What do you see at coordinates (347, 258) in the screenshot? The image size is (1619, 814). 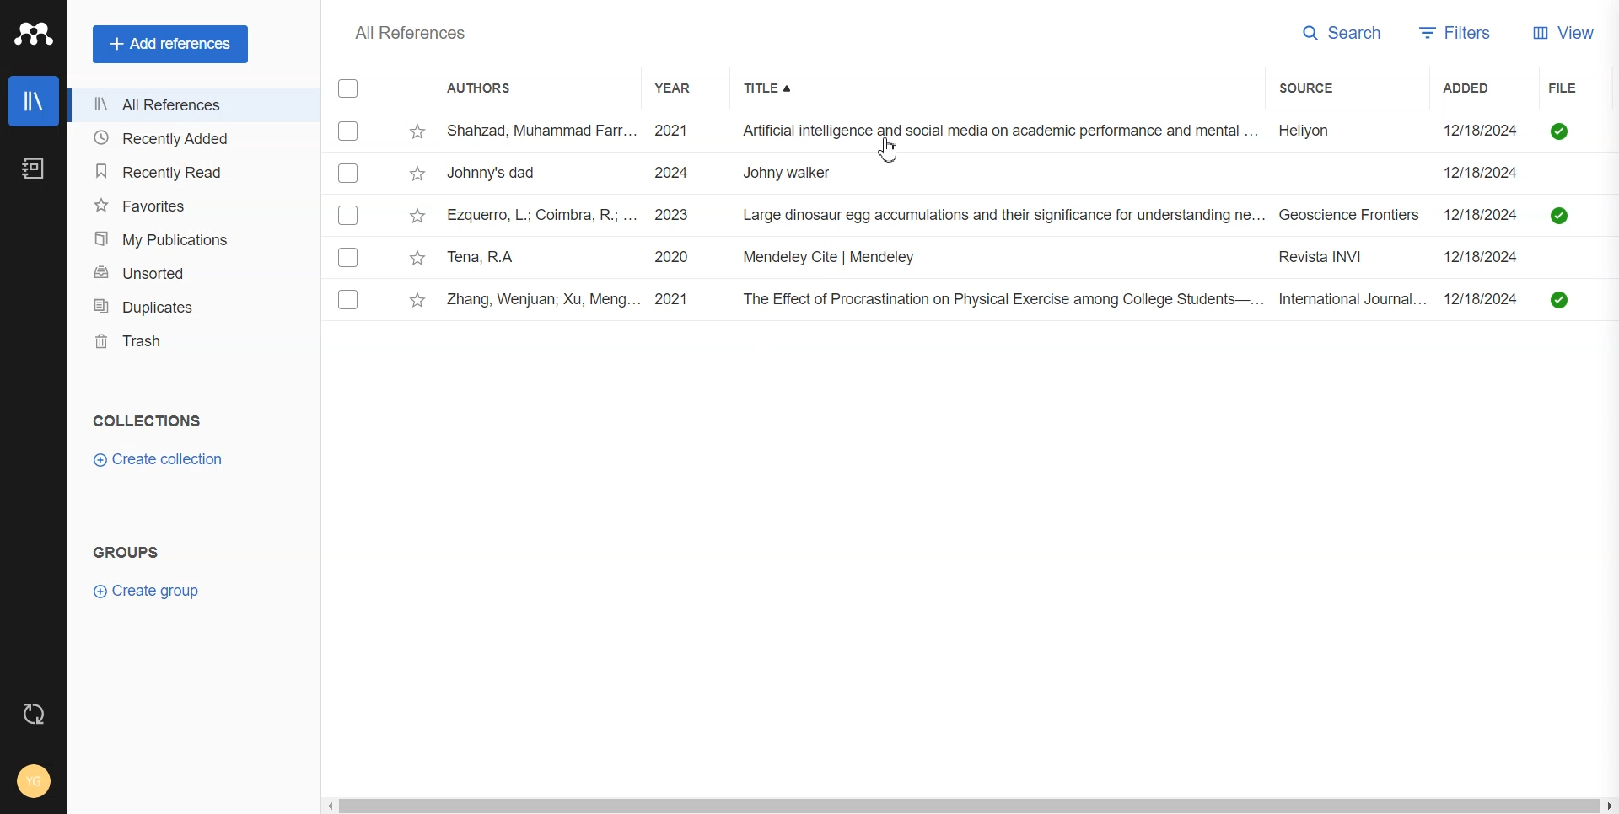 I see `` at bounding box center [347, 258].